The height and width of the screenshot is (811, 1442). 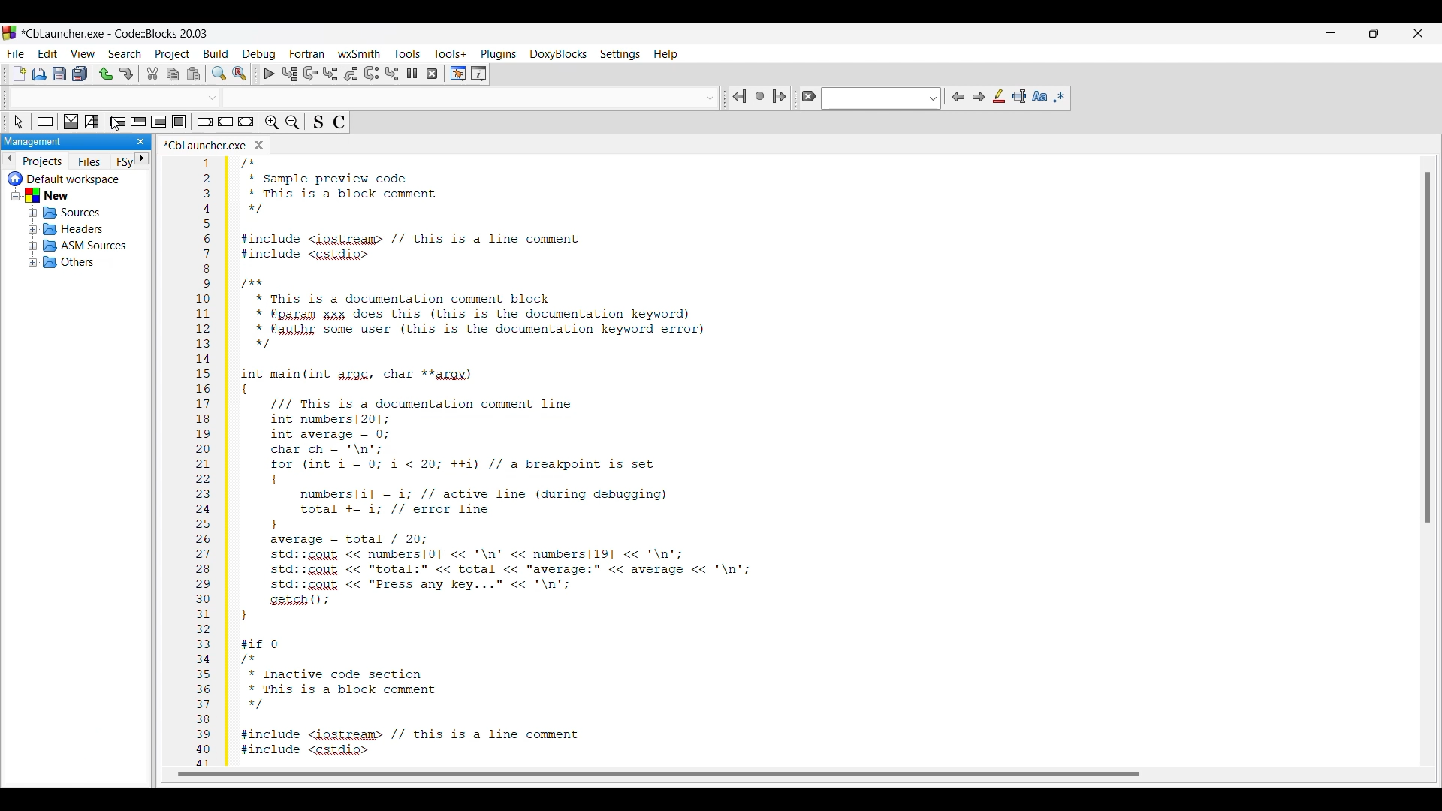 I want to click on Debugging windows, so click(x=458, y=74).